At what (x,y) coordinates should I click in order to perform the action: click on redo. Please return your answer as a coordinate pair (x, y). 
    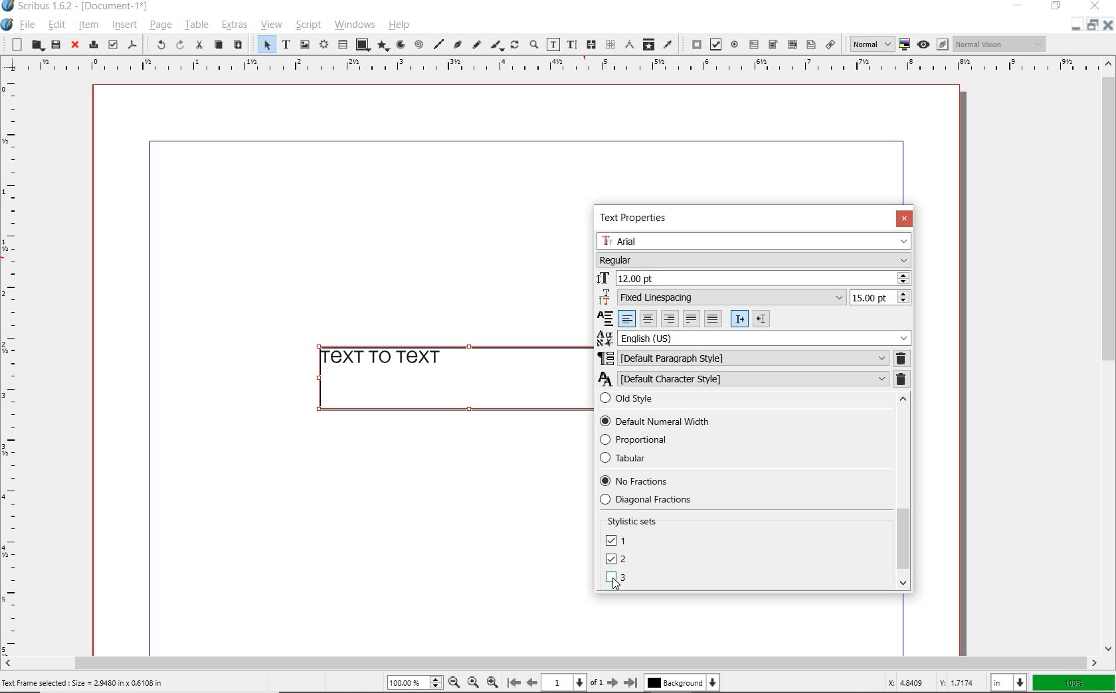
    Looking at the image, I should click on (179, 44).